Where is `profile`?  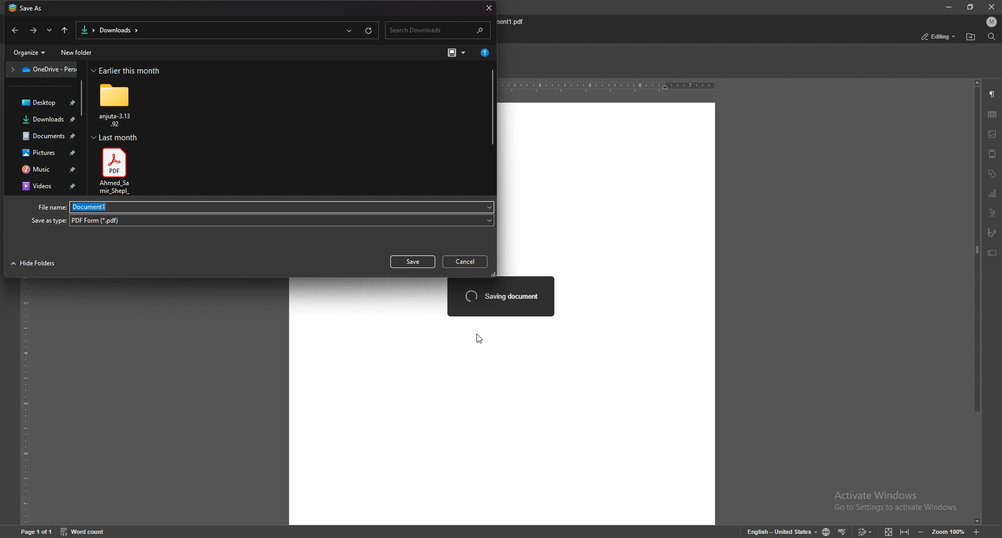 profile is located at coordinates (990, 22).